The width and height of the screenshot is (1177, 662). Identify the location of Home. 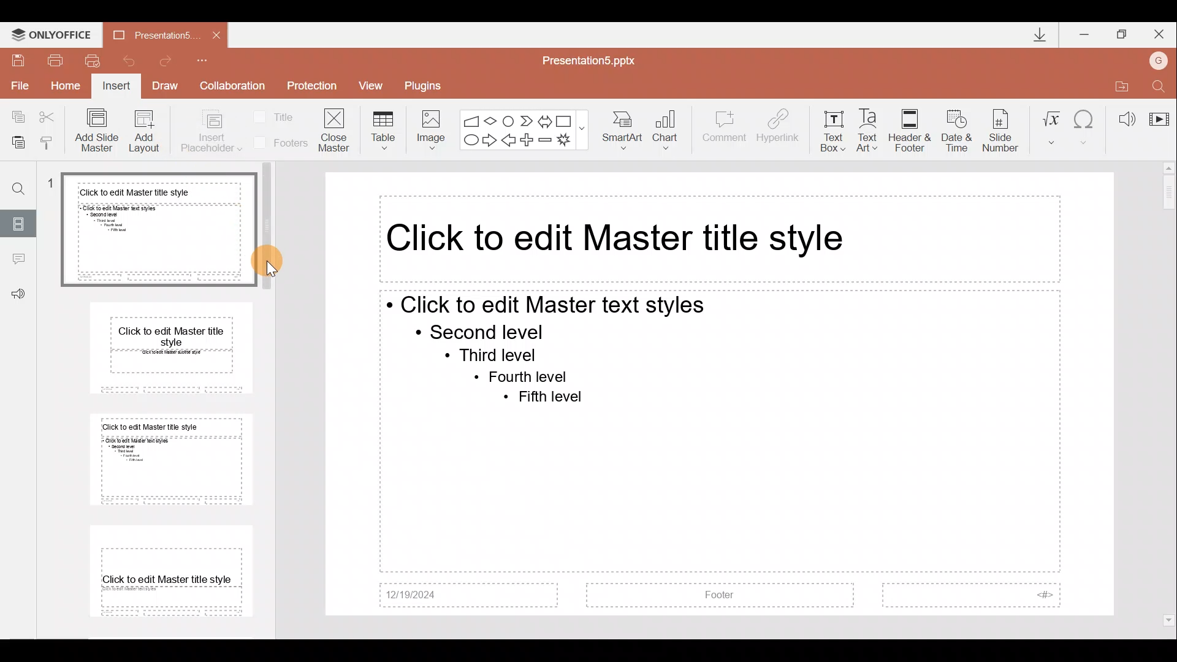
(67, 89).